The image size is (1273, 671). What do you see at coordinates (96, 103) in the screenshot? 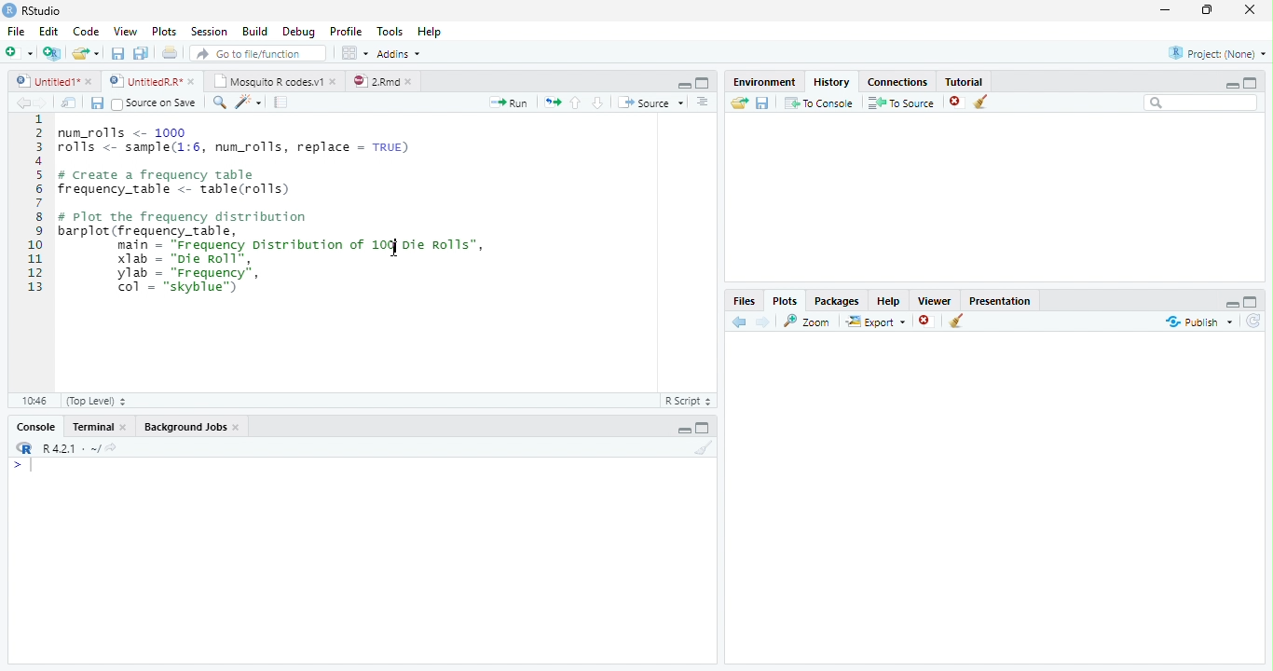
I see `Save` at bounding box center [96, 103].